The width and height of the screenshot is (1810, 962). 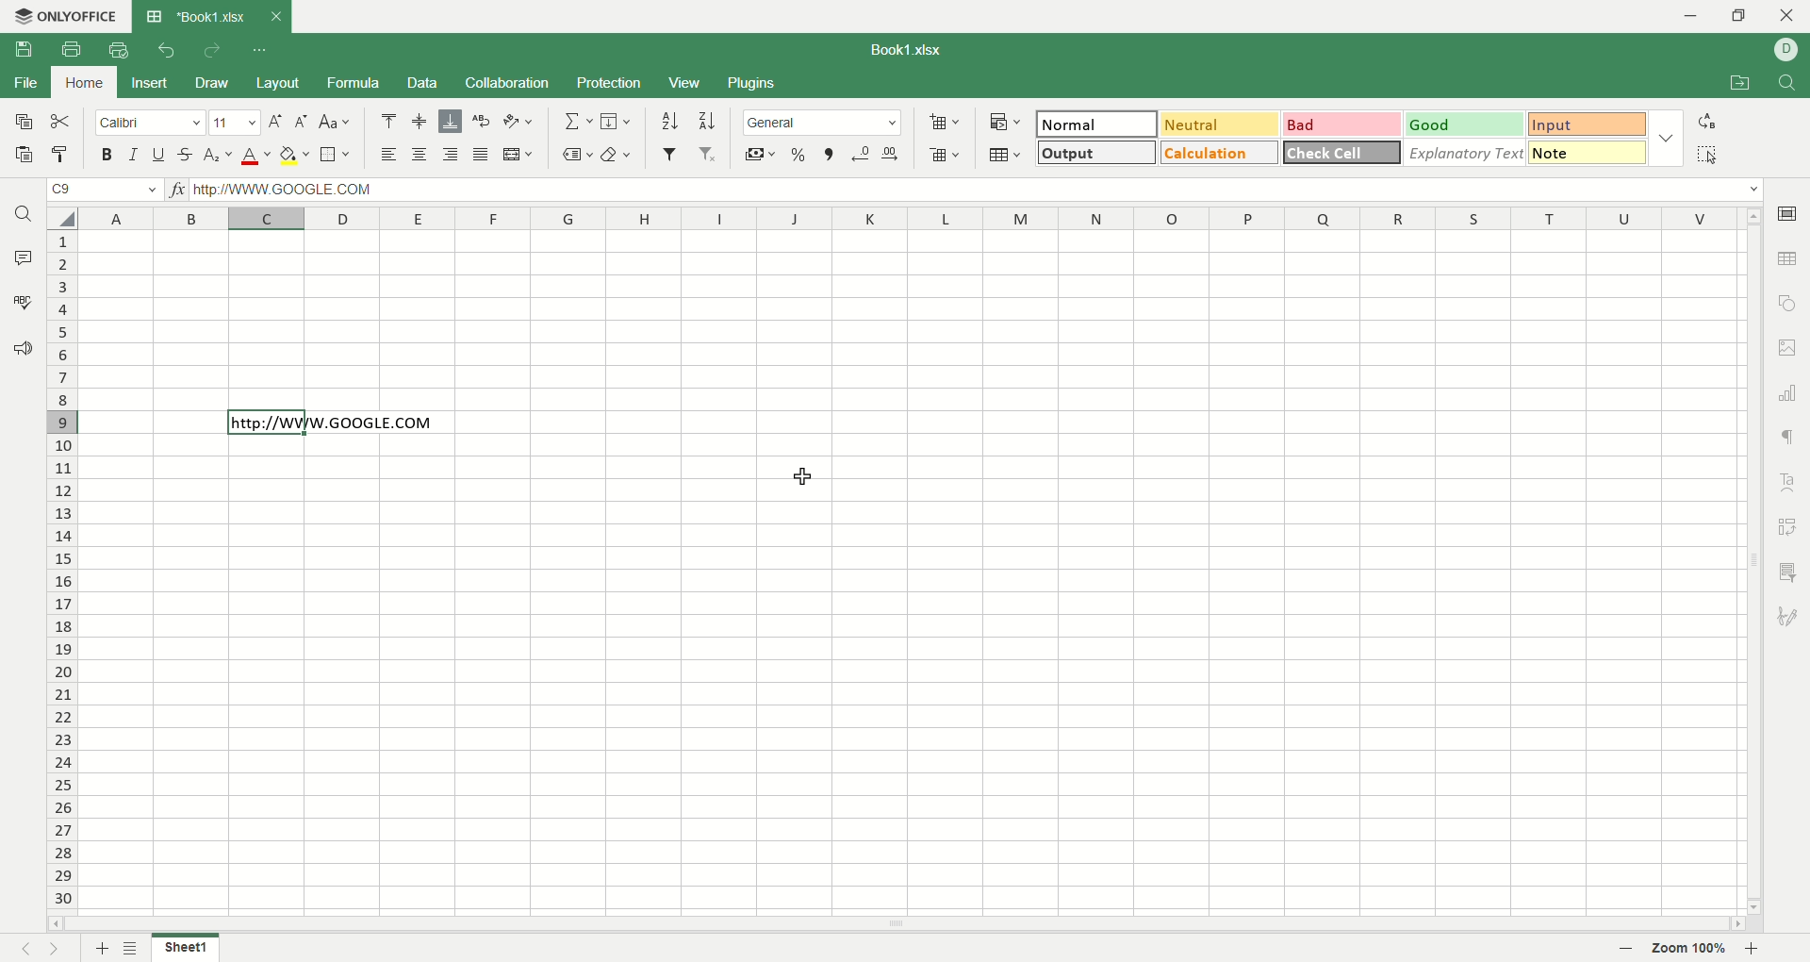 What do you see at coordinates (151, 124) in the screenshot?
I see `font name` at bounding box center [151, 124].